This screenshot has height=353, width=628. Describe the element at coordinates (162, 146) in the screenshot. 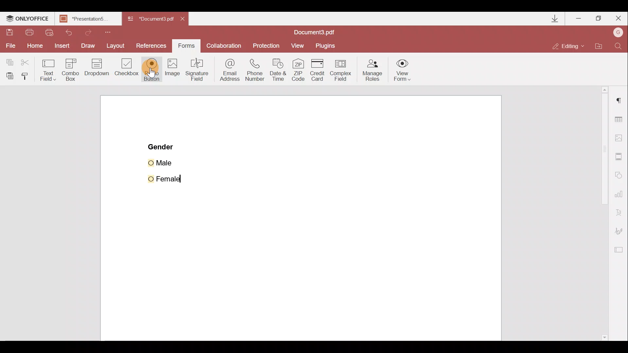

I see `Gender` at that location.